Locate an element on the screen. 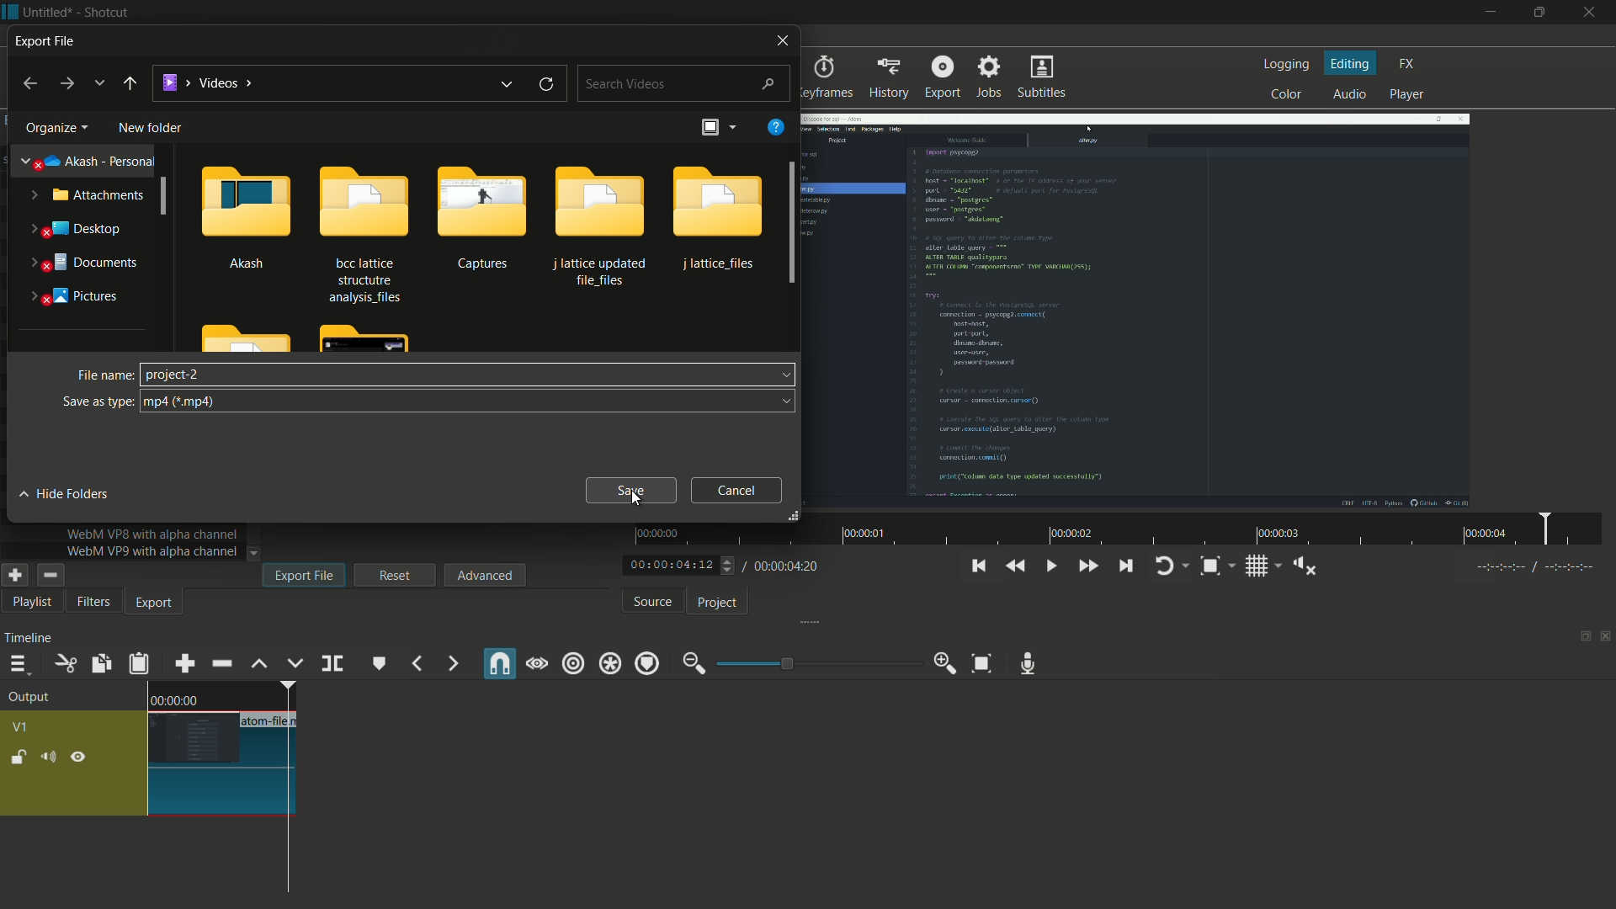  zoom in is located at coordinates (945, 664).